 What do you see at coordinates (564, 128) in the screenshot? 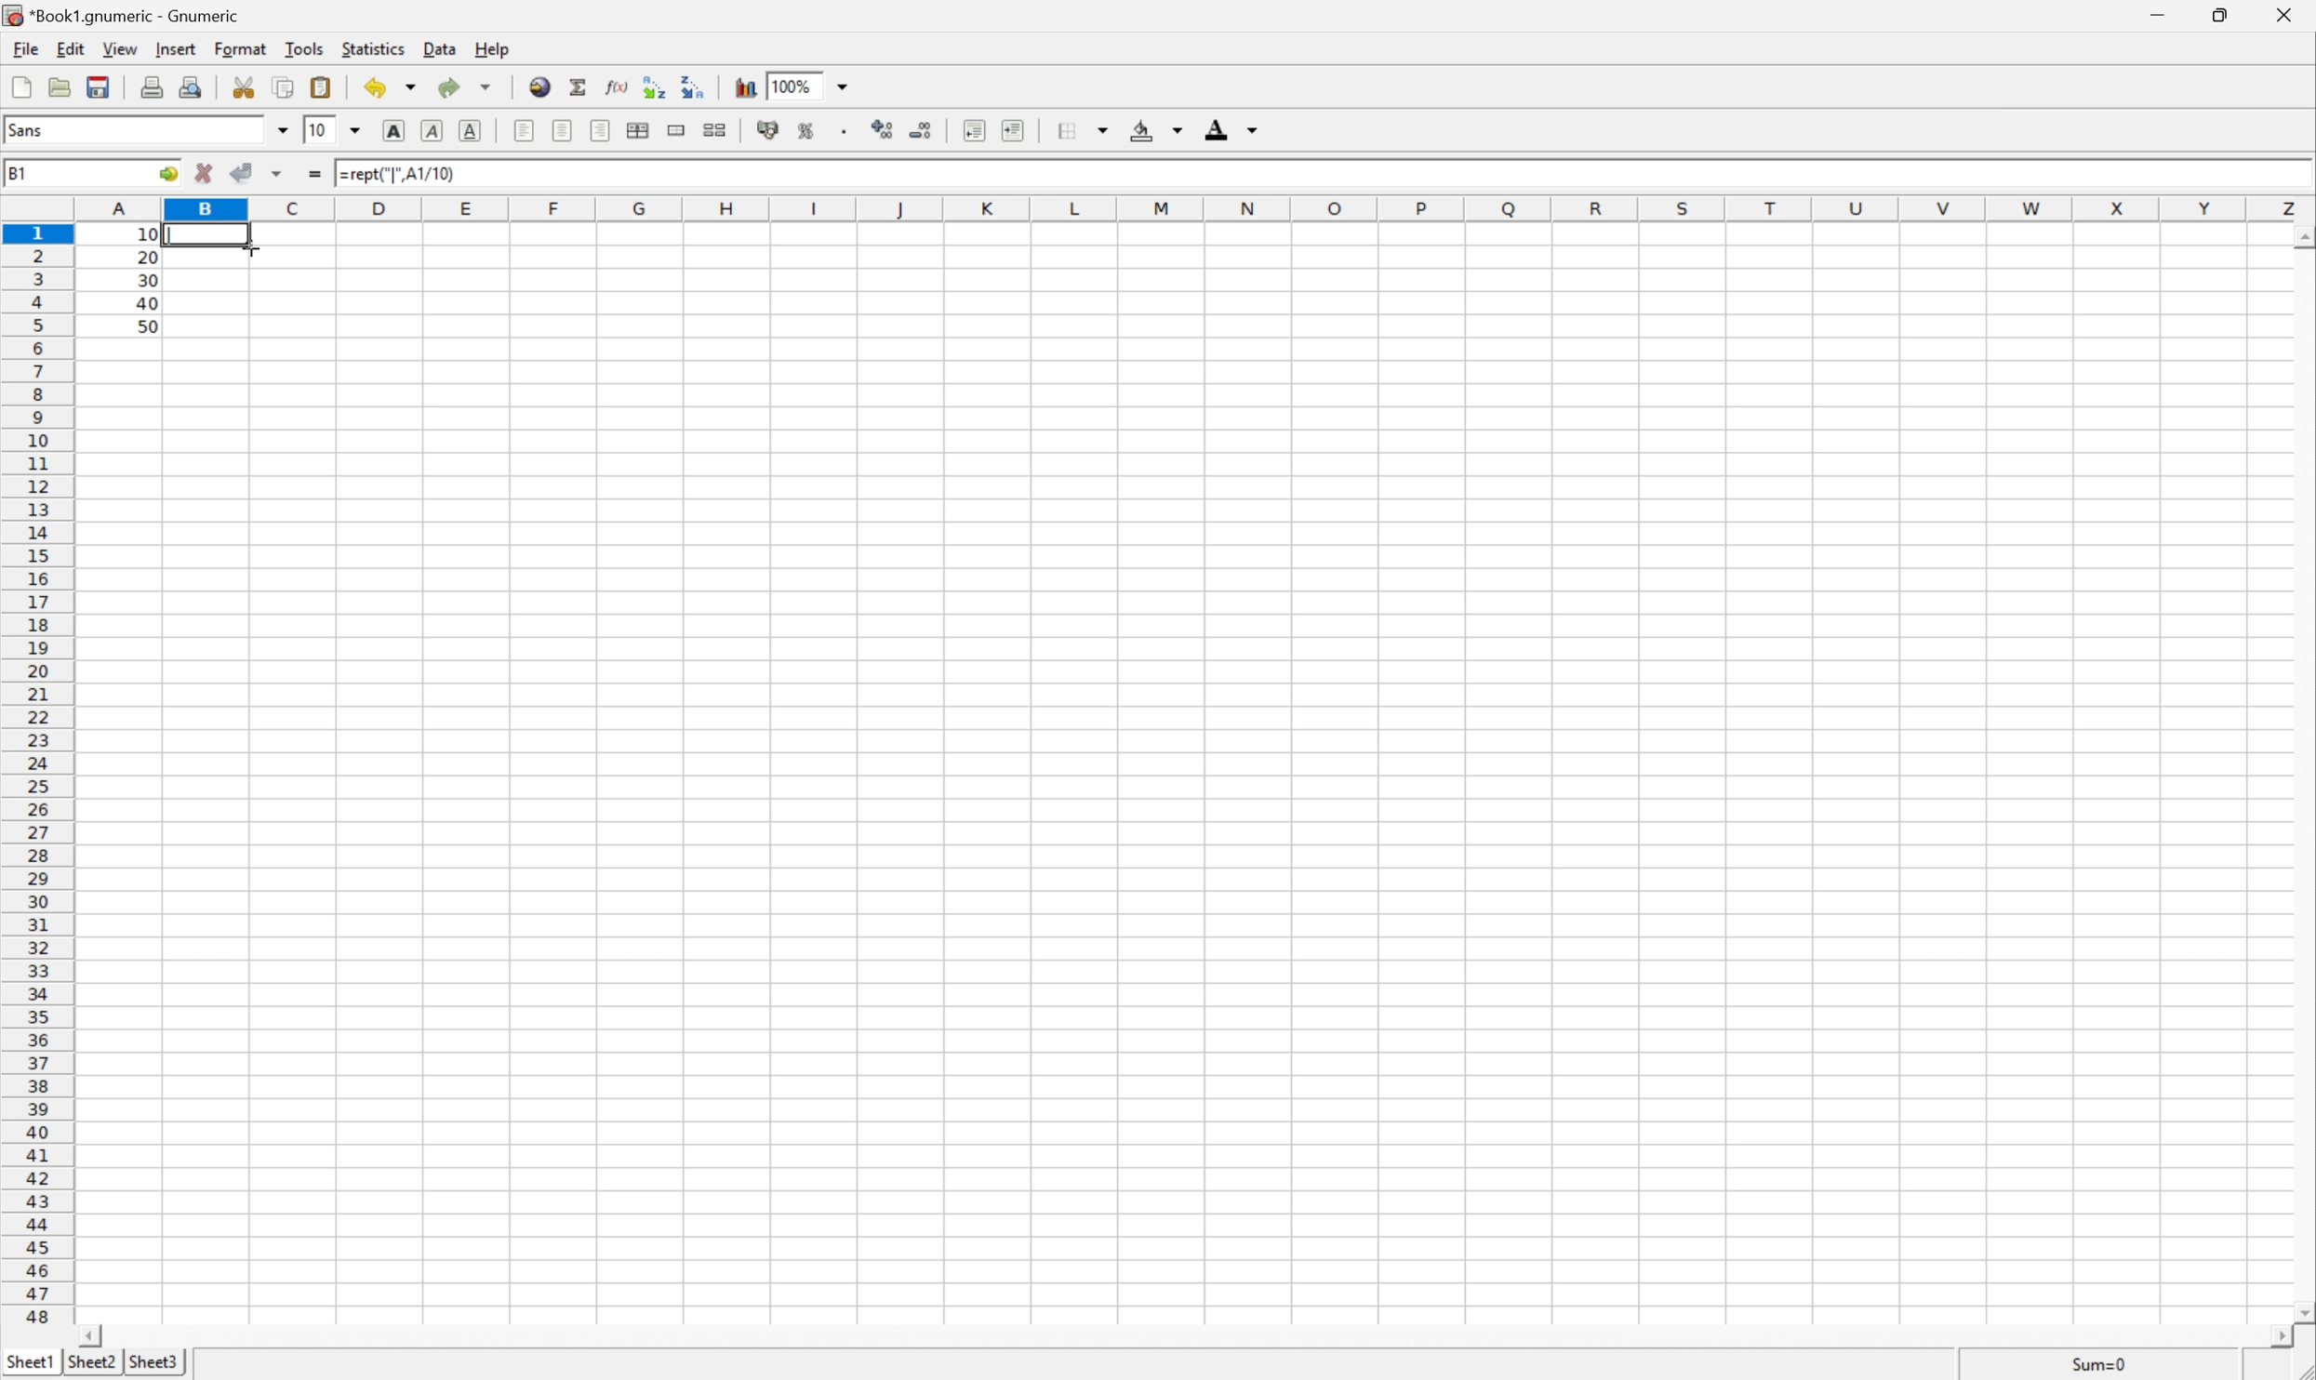
I see `Center Horizontally` at bounding box center [564, 128].